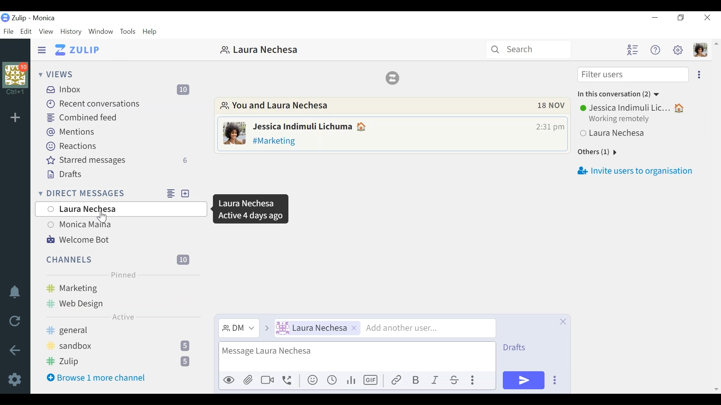 Image resolution: width=721 pixels, height=405 pixels. I want to click on message, so click(407, 141).